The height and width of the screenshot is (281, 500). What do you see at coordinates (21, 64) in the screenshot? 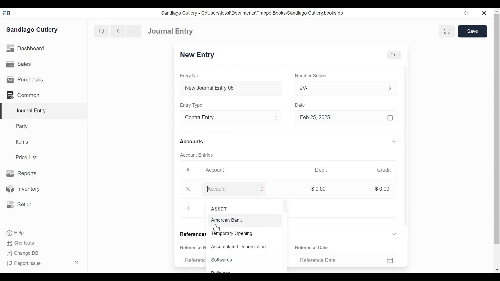
I see `Sales` at bounding box center [21, 64].